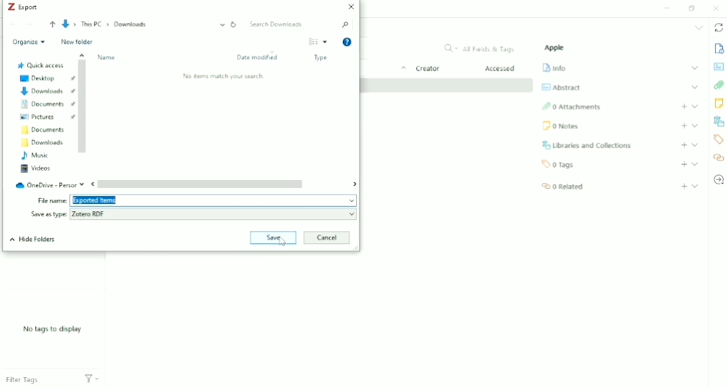 Image resolution: width=727 pixels, height=388 pixels. Describe the element at coordinates (695, 185) in the screenshot. I see `Expand section` at that location.